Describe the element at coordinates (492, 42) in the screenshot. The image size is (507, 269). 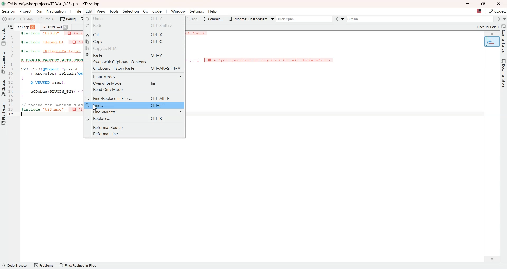
I see `File overview` at that location.